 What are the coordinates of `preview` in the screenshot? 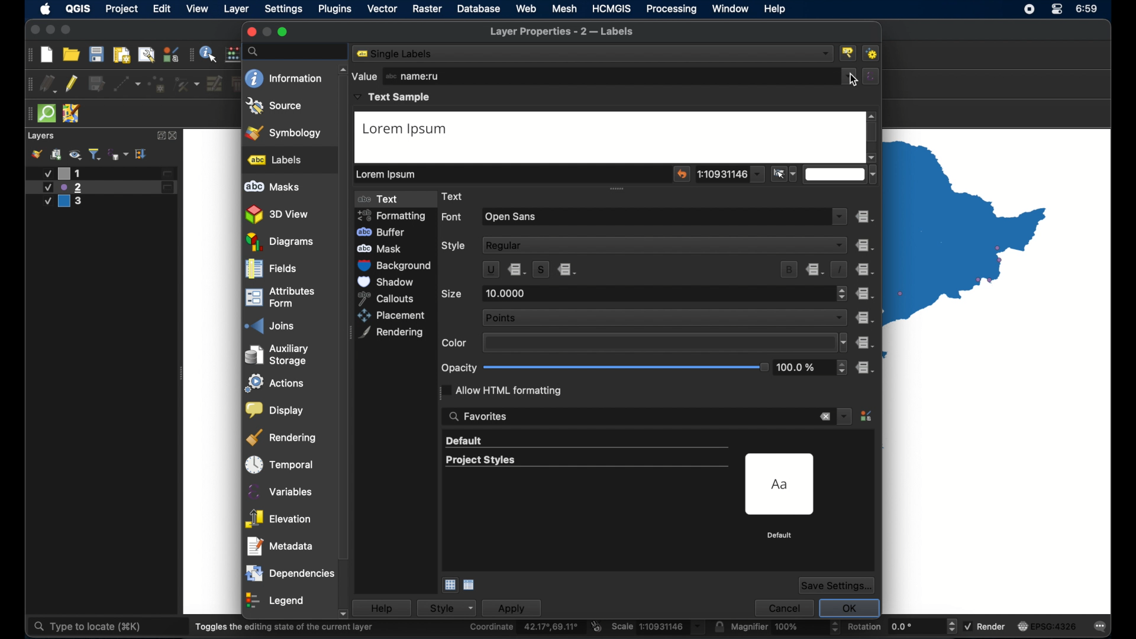 It's located at (782, 485).